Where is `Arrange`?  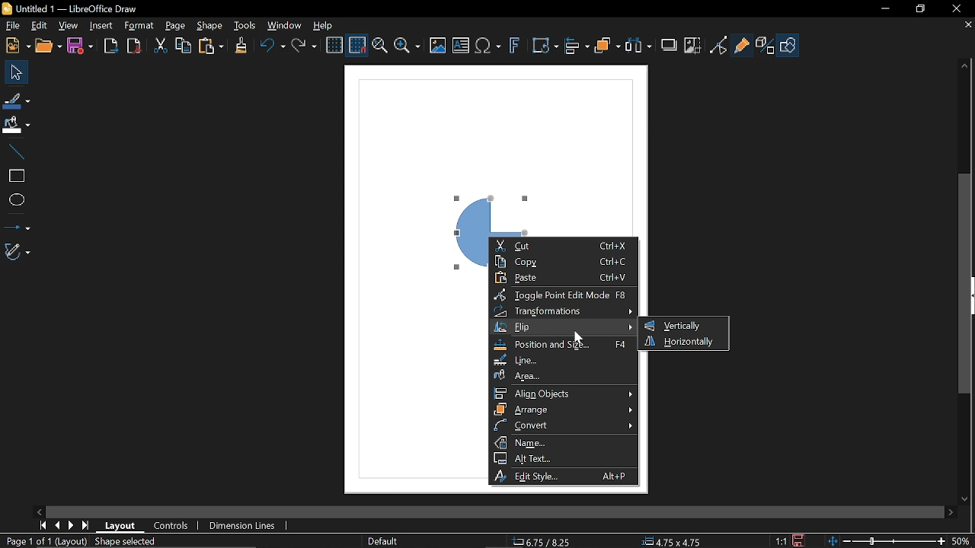
Arrange is located at coordinates (609, 46).